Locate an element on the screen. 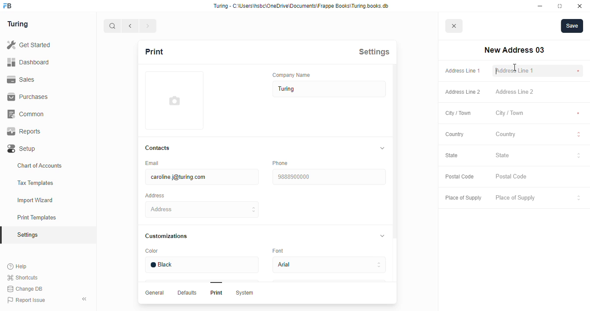 This screenshot has height=311, width=590. print is located at coordinates (154, 51).